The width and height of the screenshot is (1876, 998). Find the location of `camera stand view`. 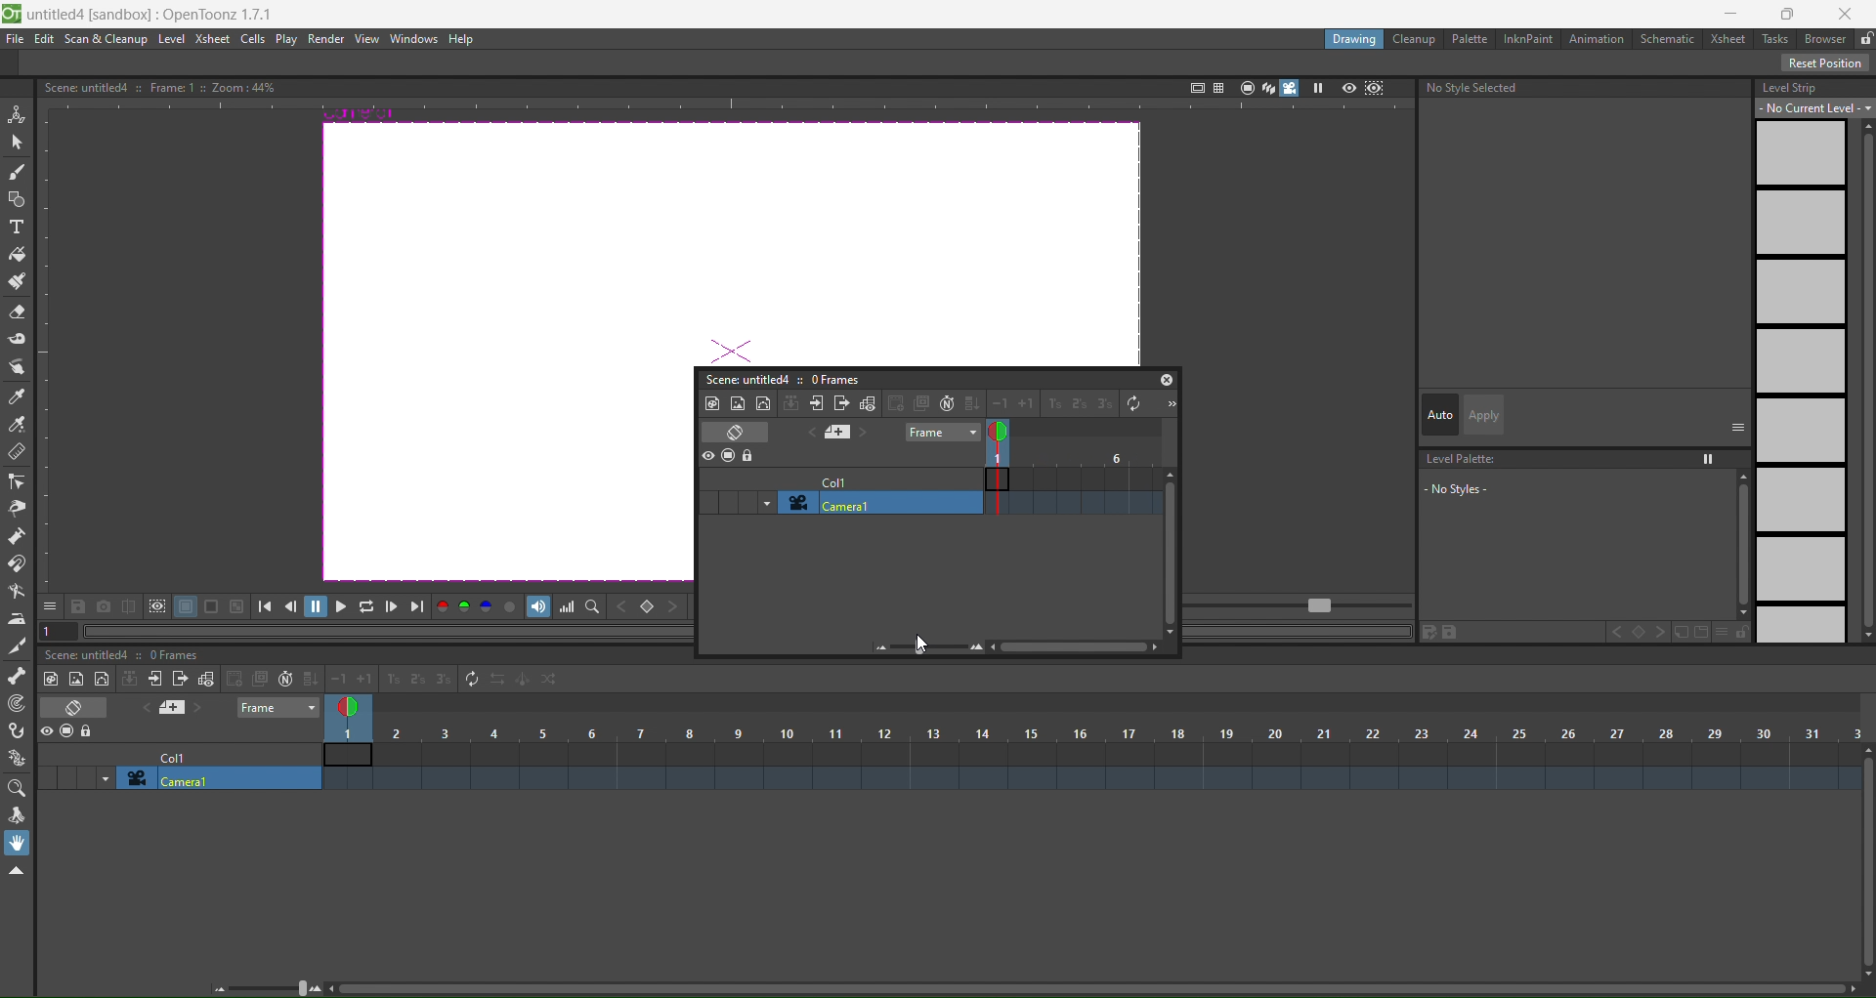

camera stand view is located at coordinates (1244, 86).